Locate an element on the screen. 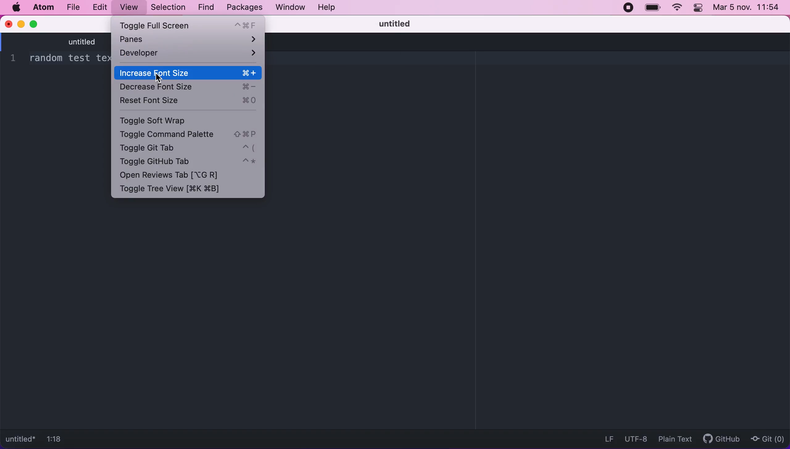  toggle tree view is located at coordinates (175, 190).